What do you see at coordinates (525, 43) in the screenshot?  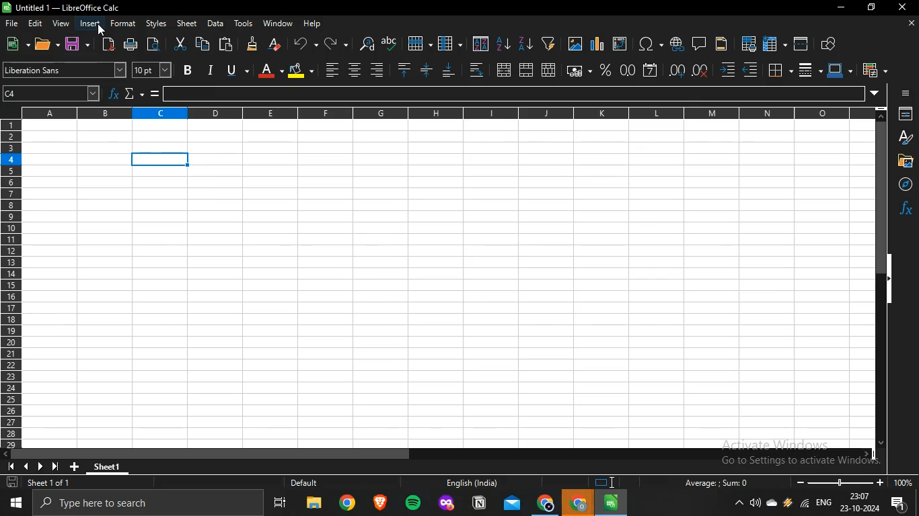 I see `sort descending` at bounding box center [525, 43].